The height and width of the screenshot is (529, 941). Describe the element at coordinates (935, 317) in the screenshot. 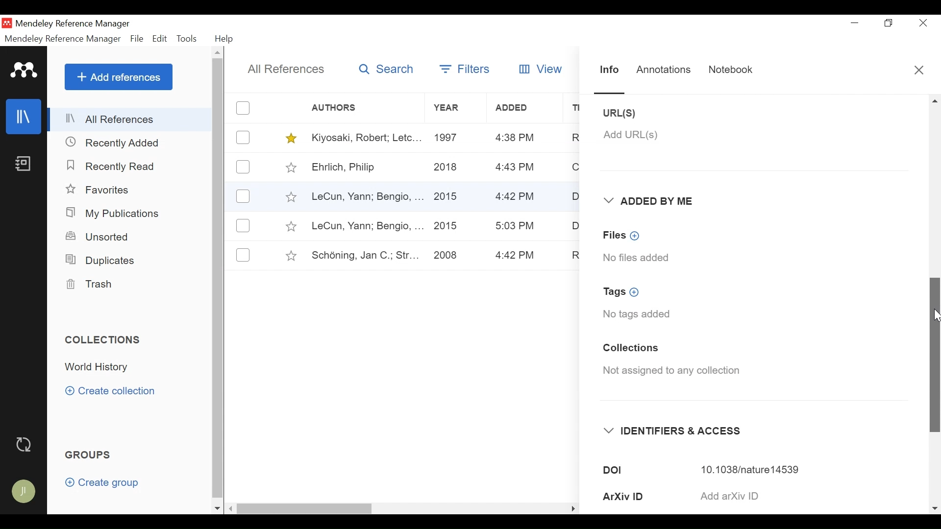

I see `Cursor` at that location.